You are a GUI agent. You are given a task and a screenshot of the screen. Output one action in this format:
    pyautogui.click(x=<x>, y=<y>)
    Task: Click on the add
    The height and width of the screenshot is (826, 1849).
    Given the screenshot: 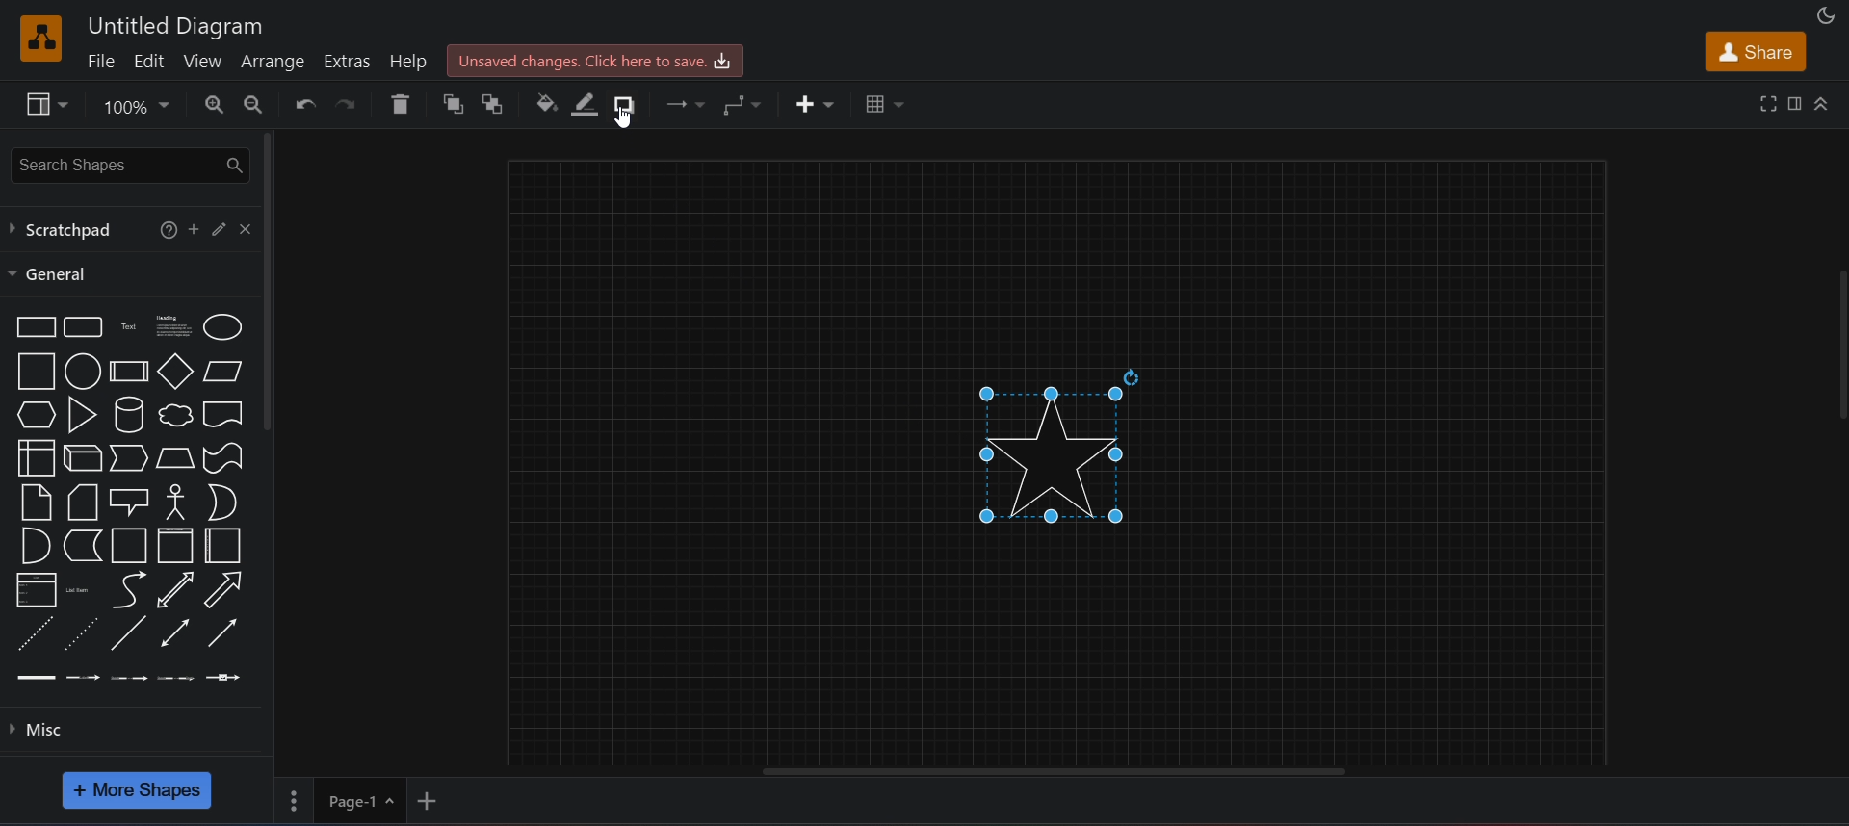 What is the action you would take?
    pyautogui.click(x=194, y=228)
    